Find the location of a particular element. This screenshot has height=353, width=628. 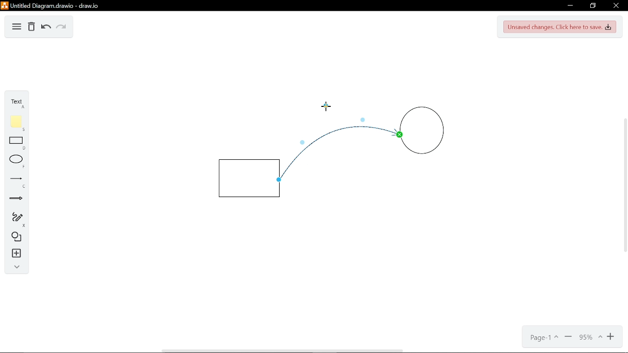

Circle is located at coordinates (422, 134).